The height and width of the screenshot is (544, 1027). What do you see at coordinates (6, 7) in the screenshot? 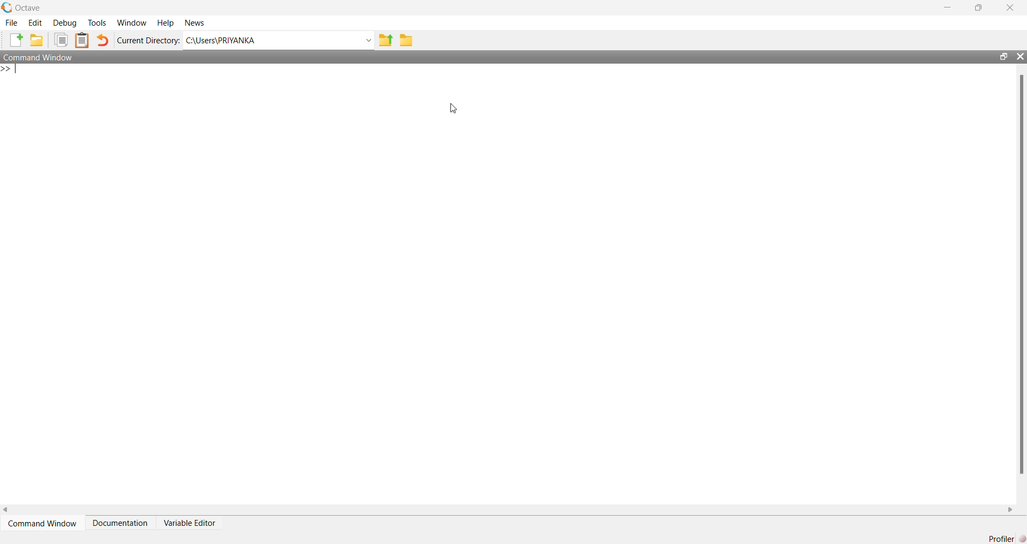
I see `logo` at bounding box center [6, 7].